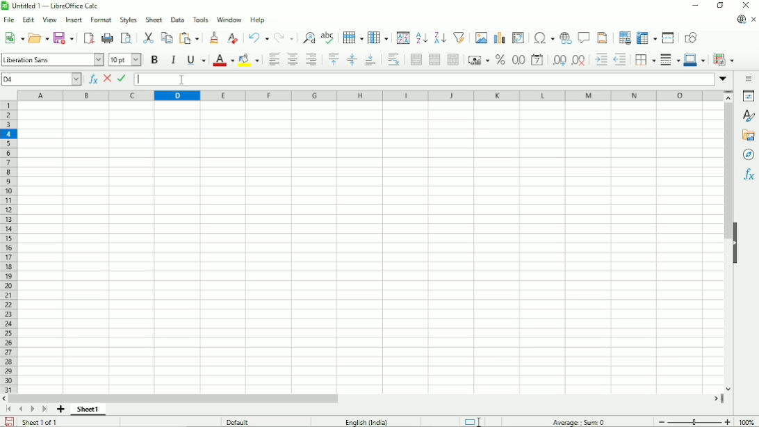  I want to click on Add sheet, so click(61, 409).